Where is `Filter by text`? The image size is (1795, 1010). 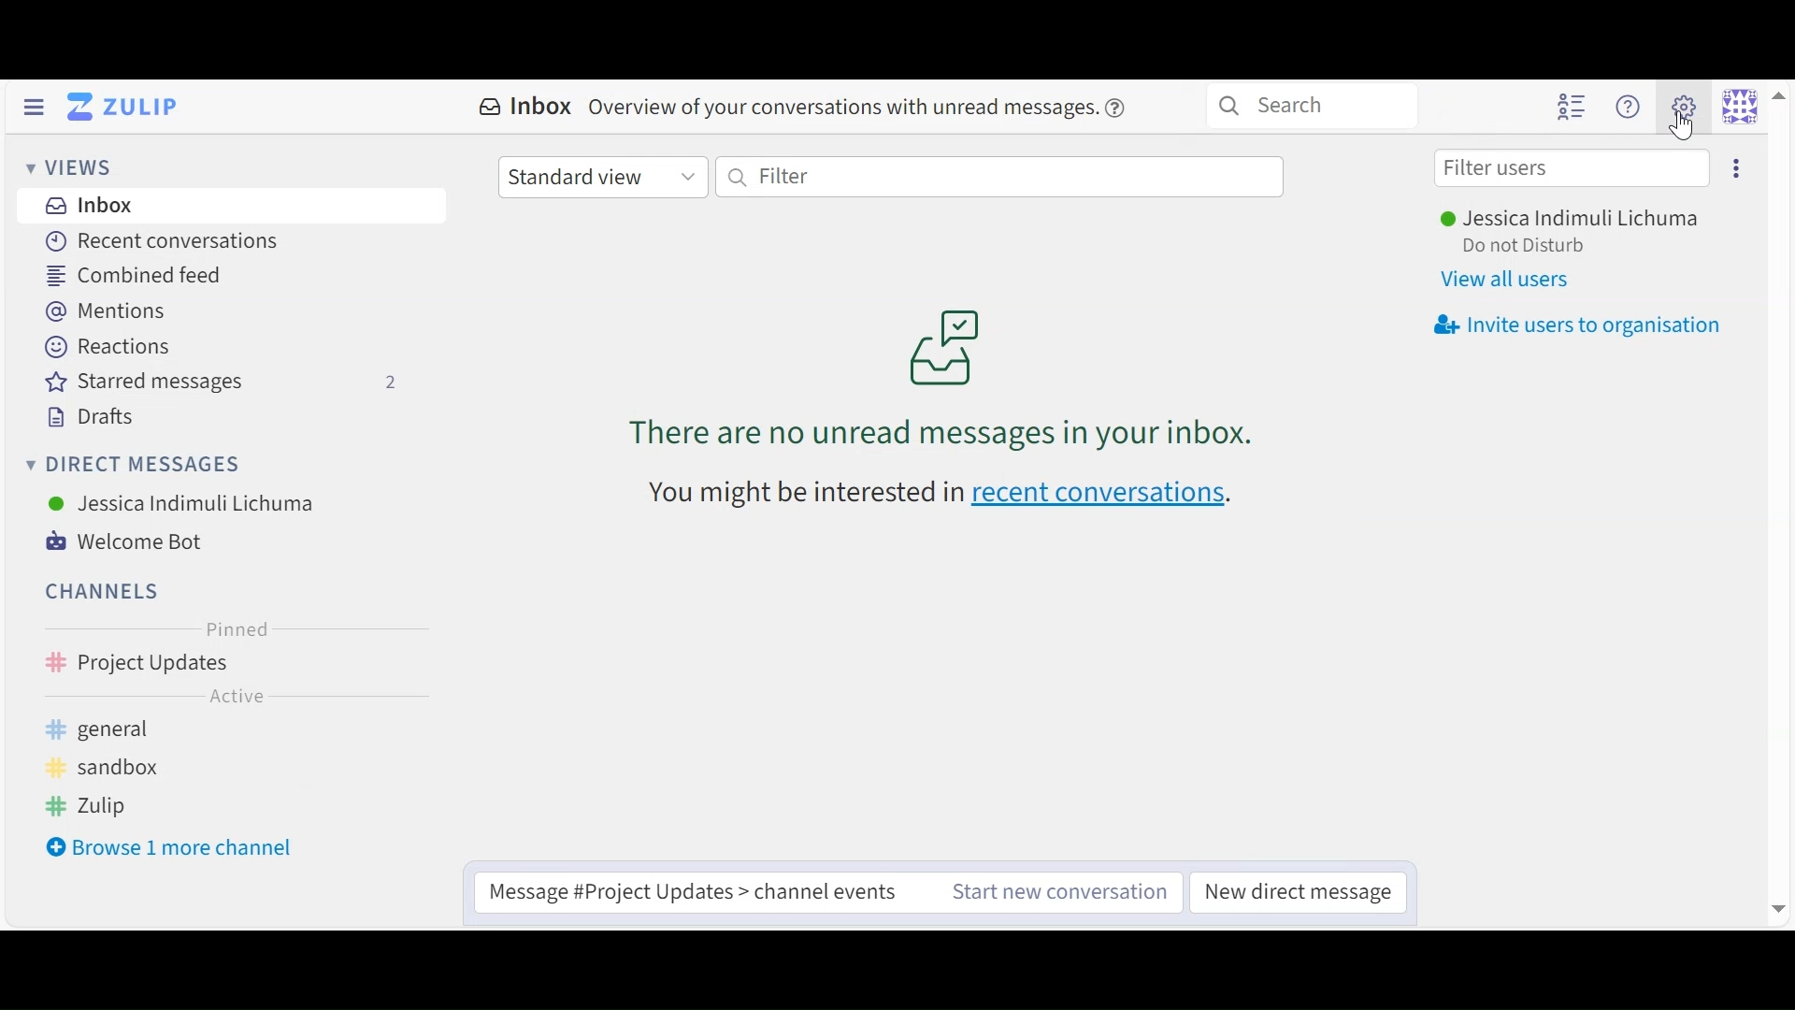
Filter by text is located at coordinates (1002, 176).